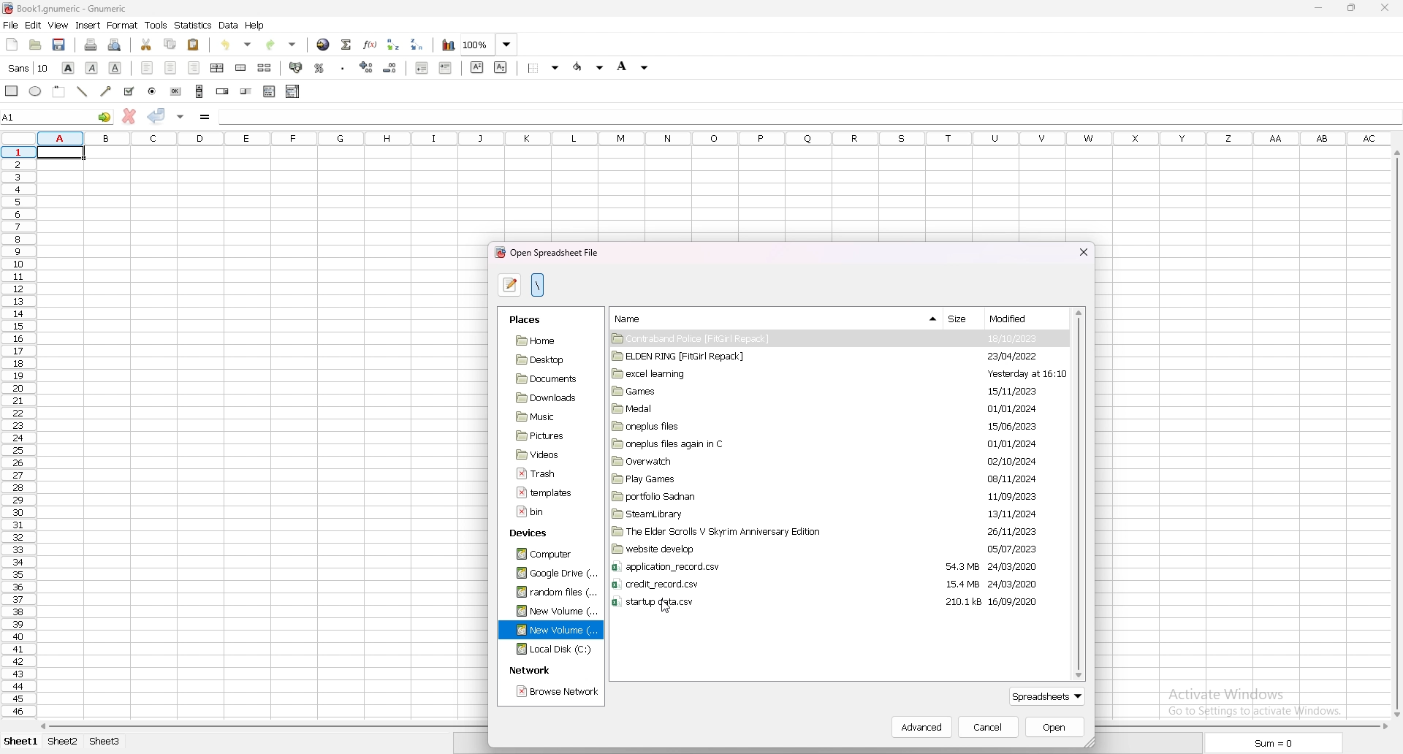 Image resolution: width=1403 pixels, height=754 pixels. I want to click on underline, so click(115, 69).